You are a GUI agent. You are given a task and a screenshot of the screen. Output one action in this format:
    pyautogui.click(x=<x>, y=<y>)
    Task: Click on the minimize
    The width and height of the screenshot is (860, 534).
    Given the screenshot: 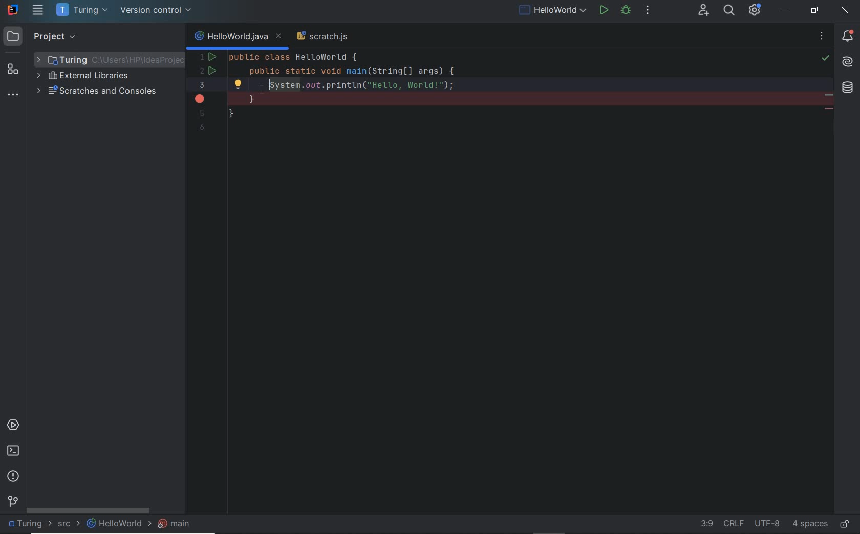 What is the action you would take?
    pyautogui.click(x=786, y=10)
    